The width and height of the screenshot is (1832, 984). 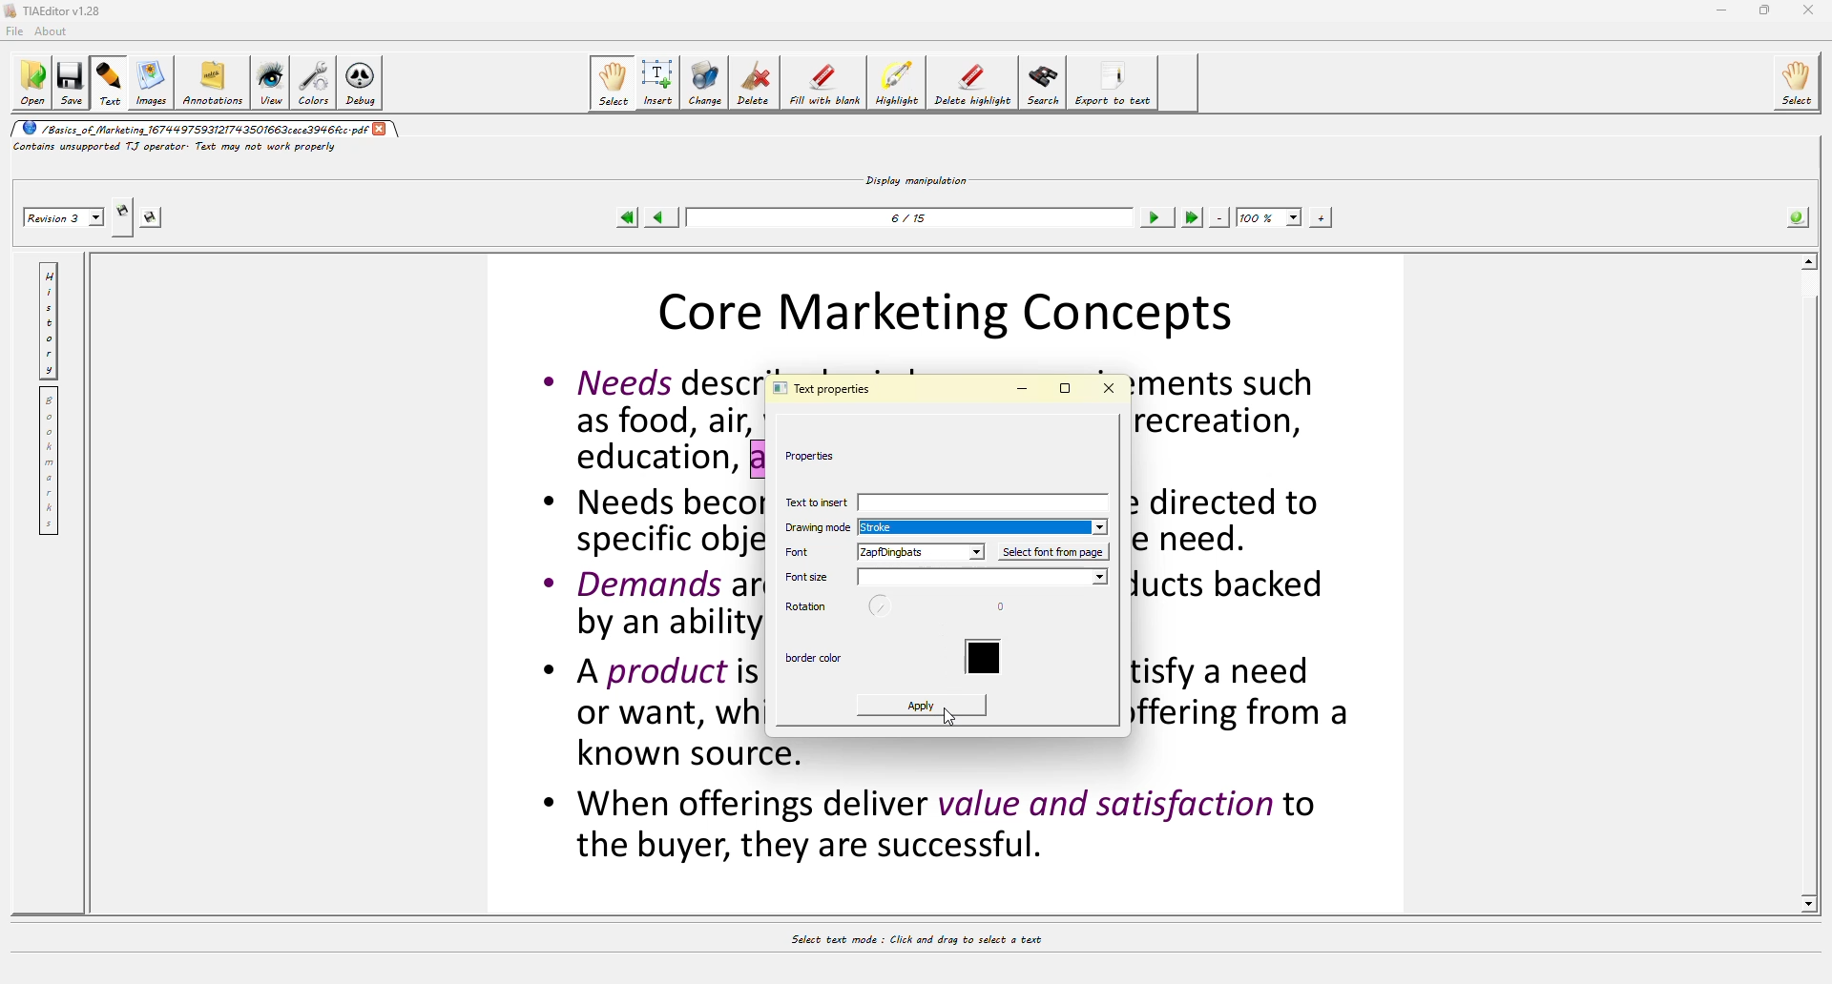 I want to click on contains unsupported TJ operator. Text may not work properly., so click(x=187, y=146).